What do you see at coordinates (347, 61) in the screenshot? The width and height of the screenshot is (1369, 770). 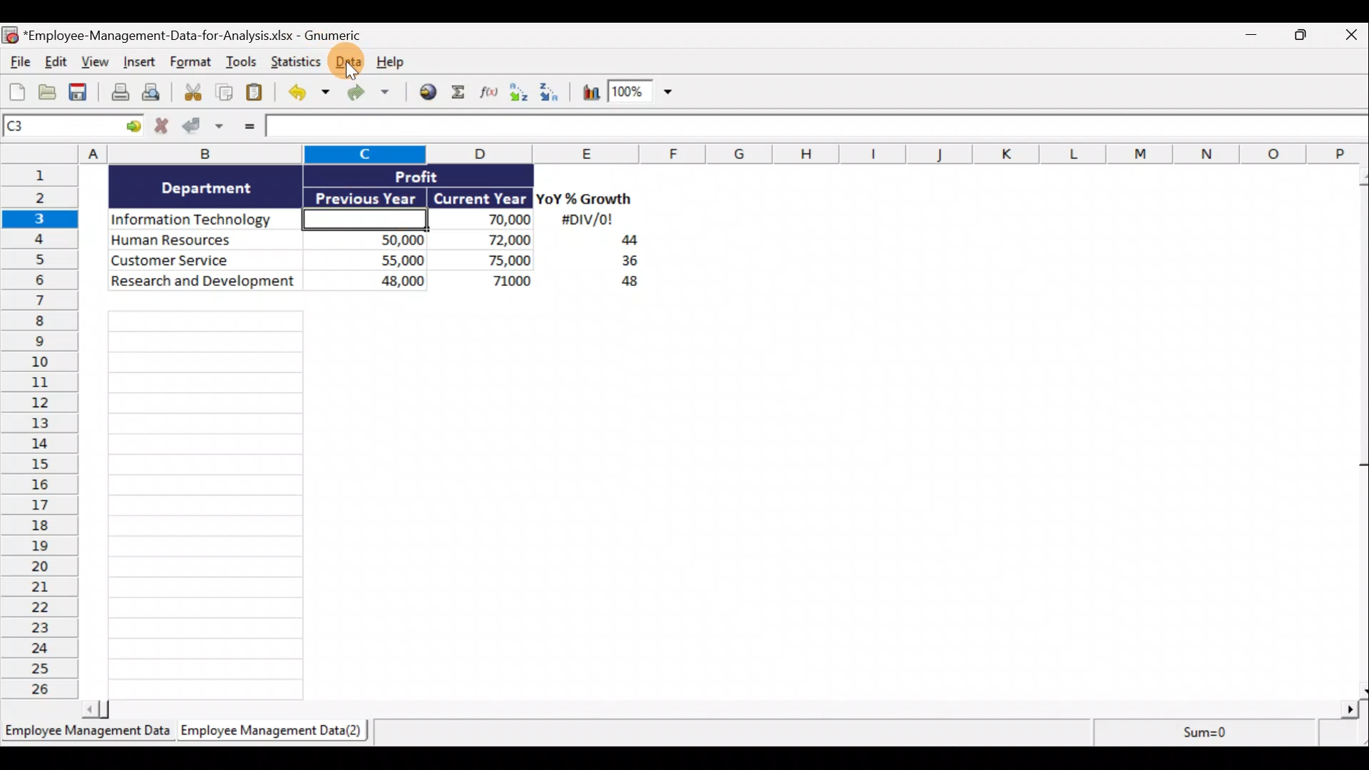 I see `Data` at bounding box center [347, 61].